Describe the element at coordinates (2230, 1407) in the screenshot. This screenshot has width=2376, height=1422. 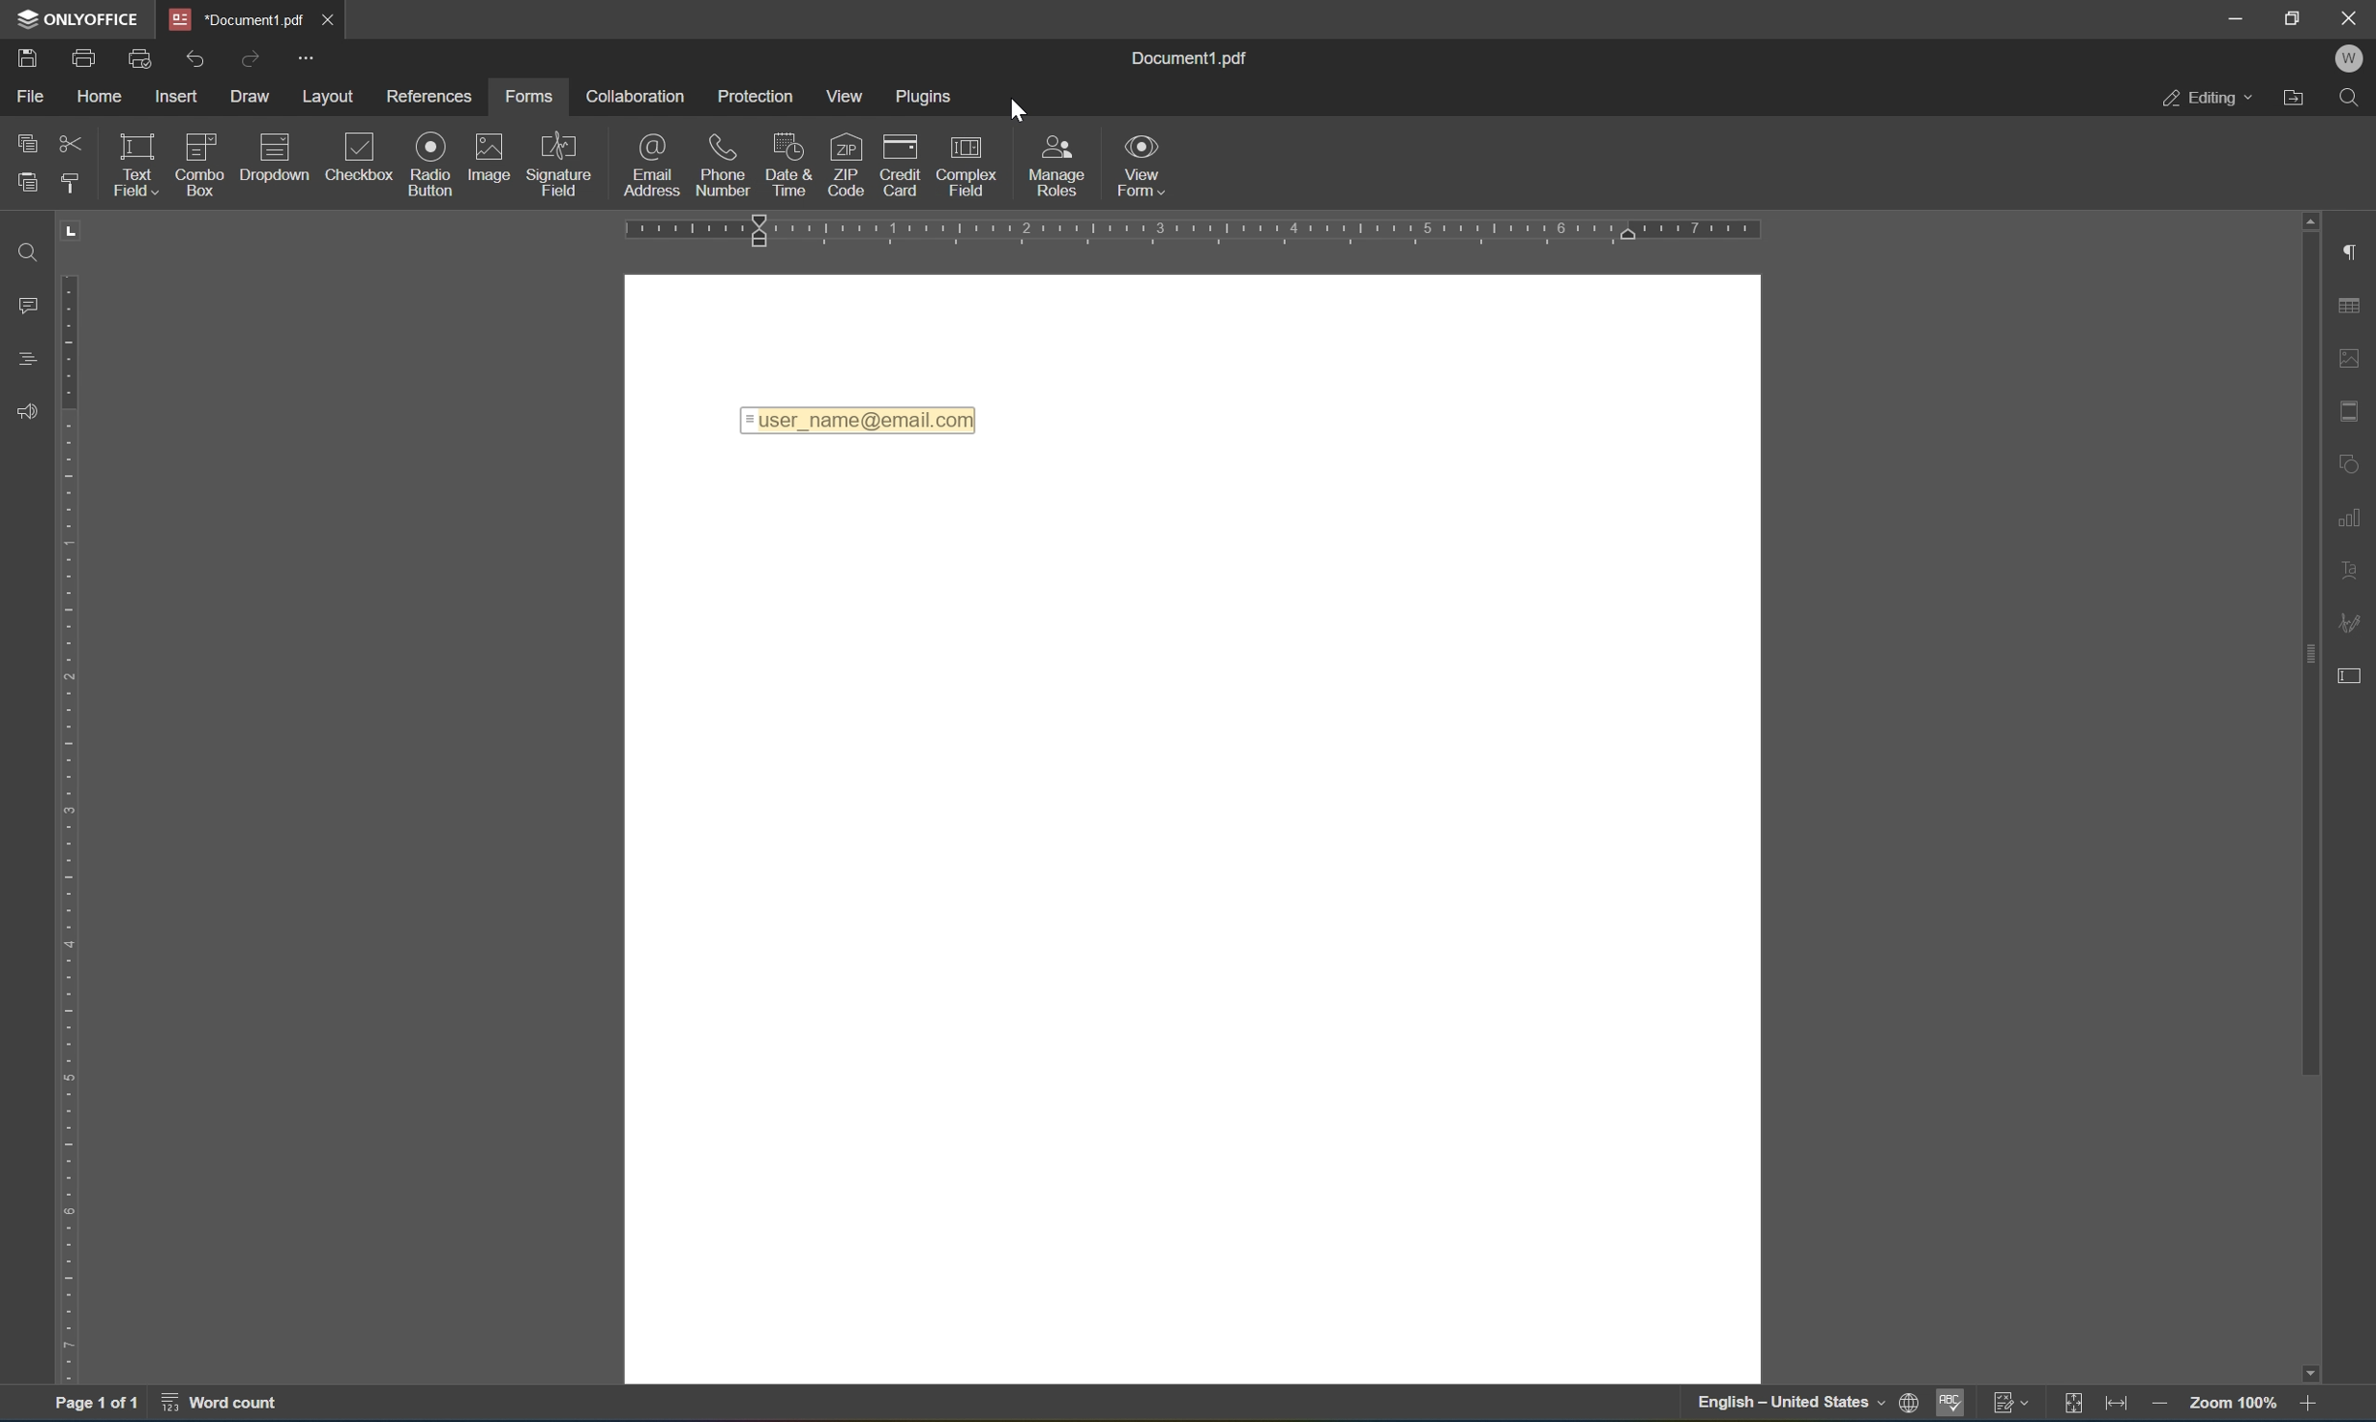
I see `zoom 100%` at that location.